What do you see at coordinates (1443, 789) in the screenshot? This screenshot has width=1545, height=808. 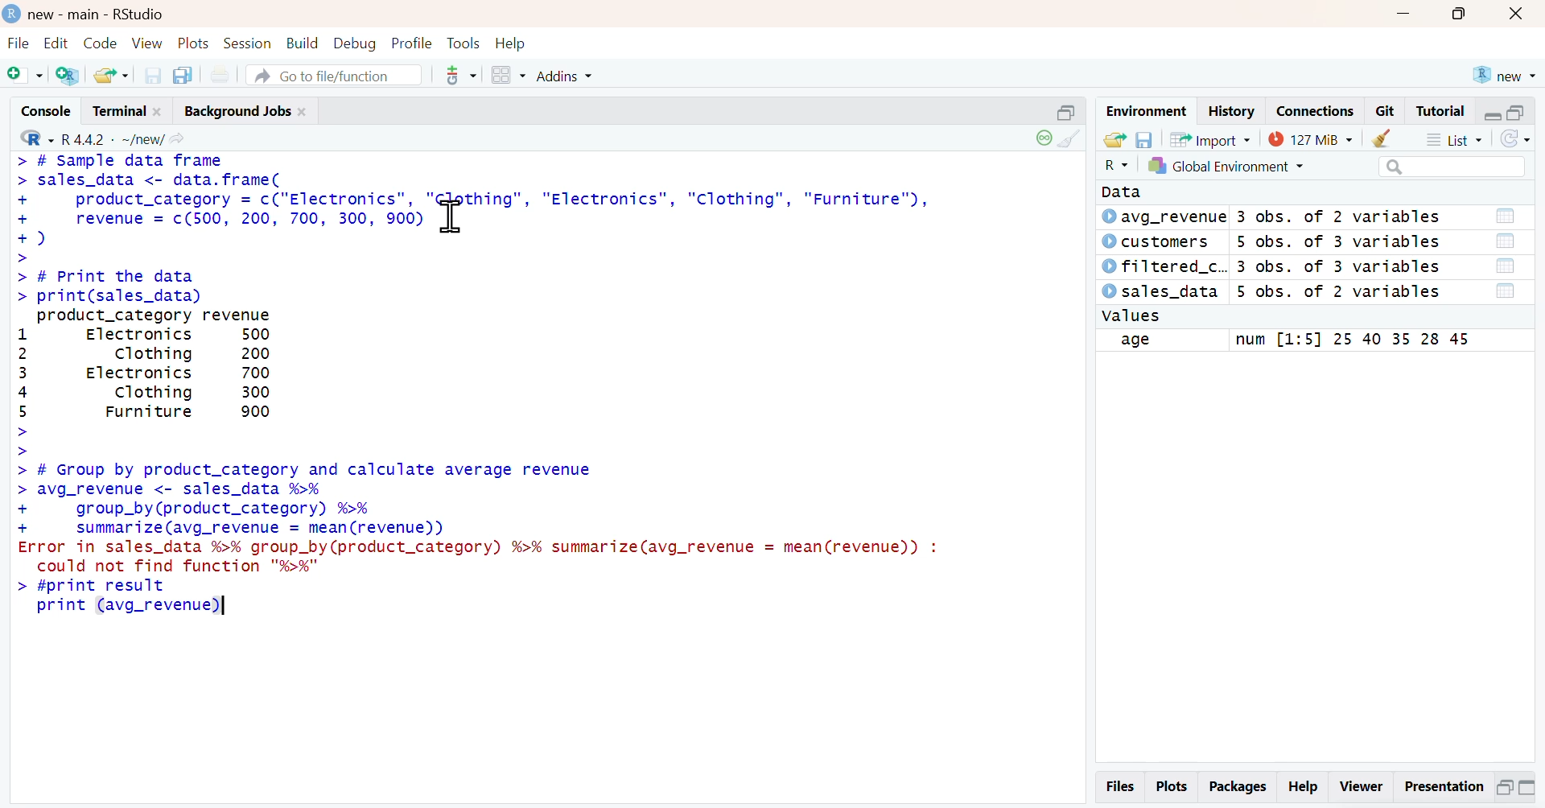 I see `Presentation` at bounding box center [1443, 789].